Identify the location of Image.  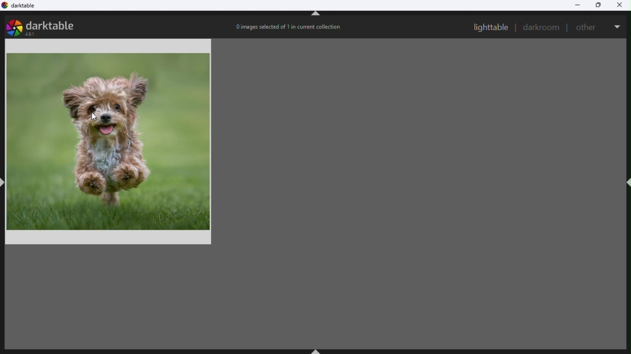
(110, 144).